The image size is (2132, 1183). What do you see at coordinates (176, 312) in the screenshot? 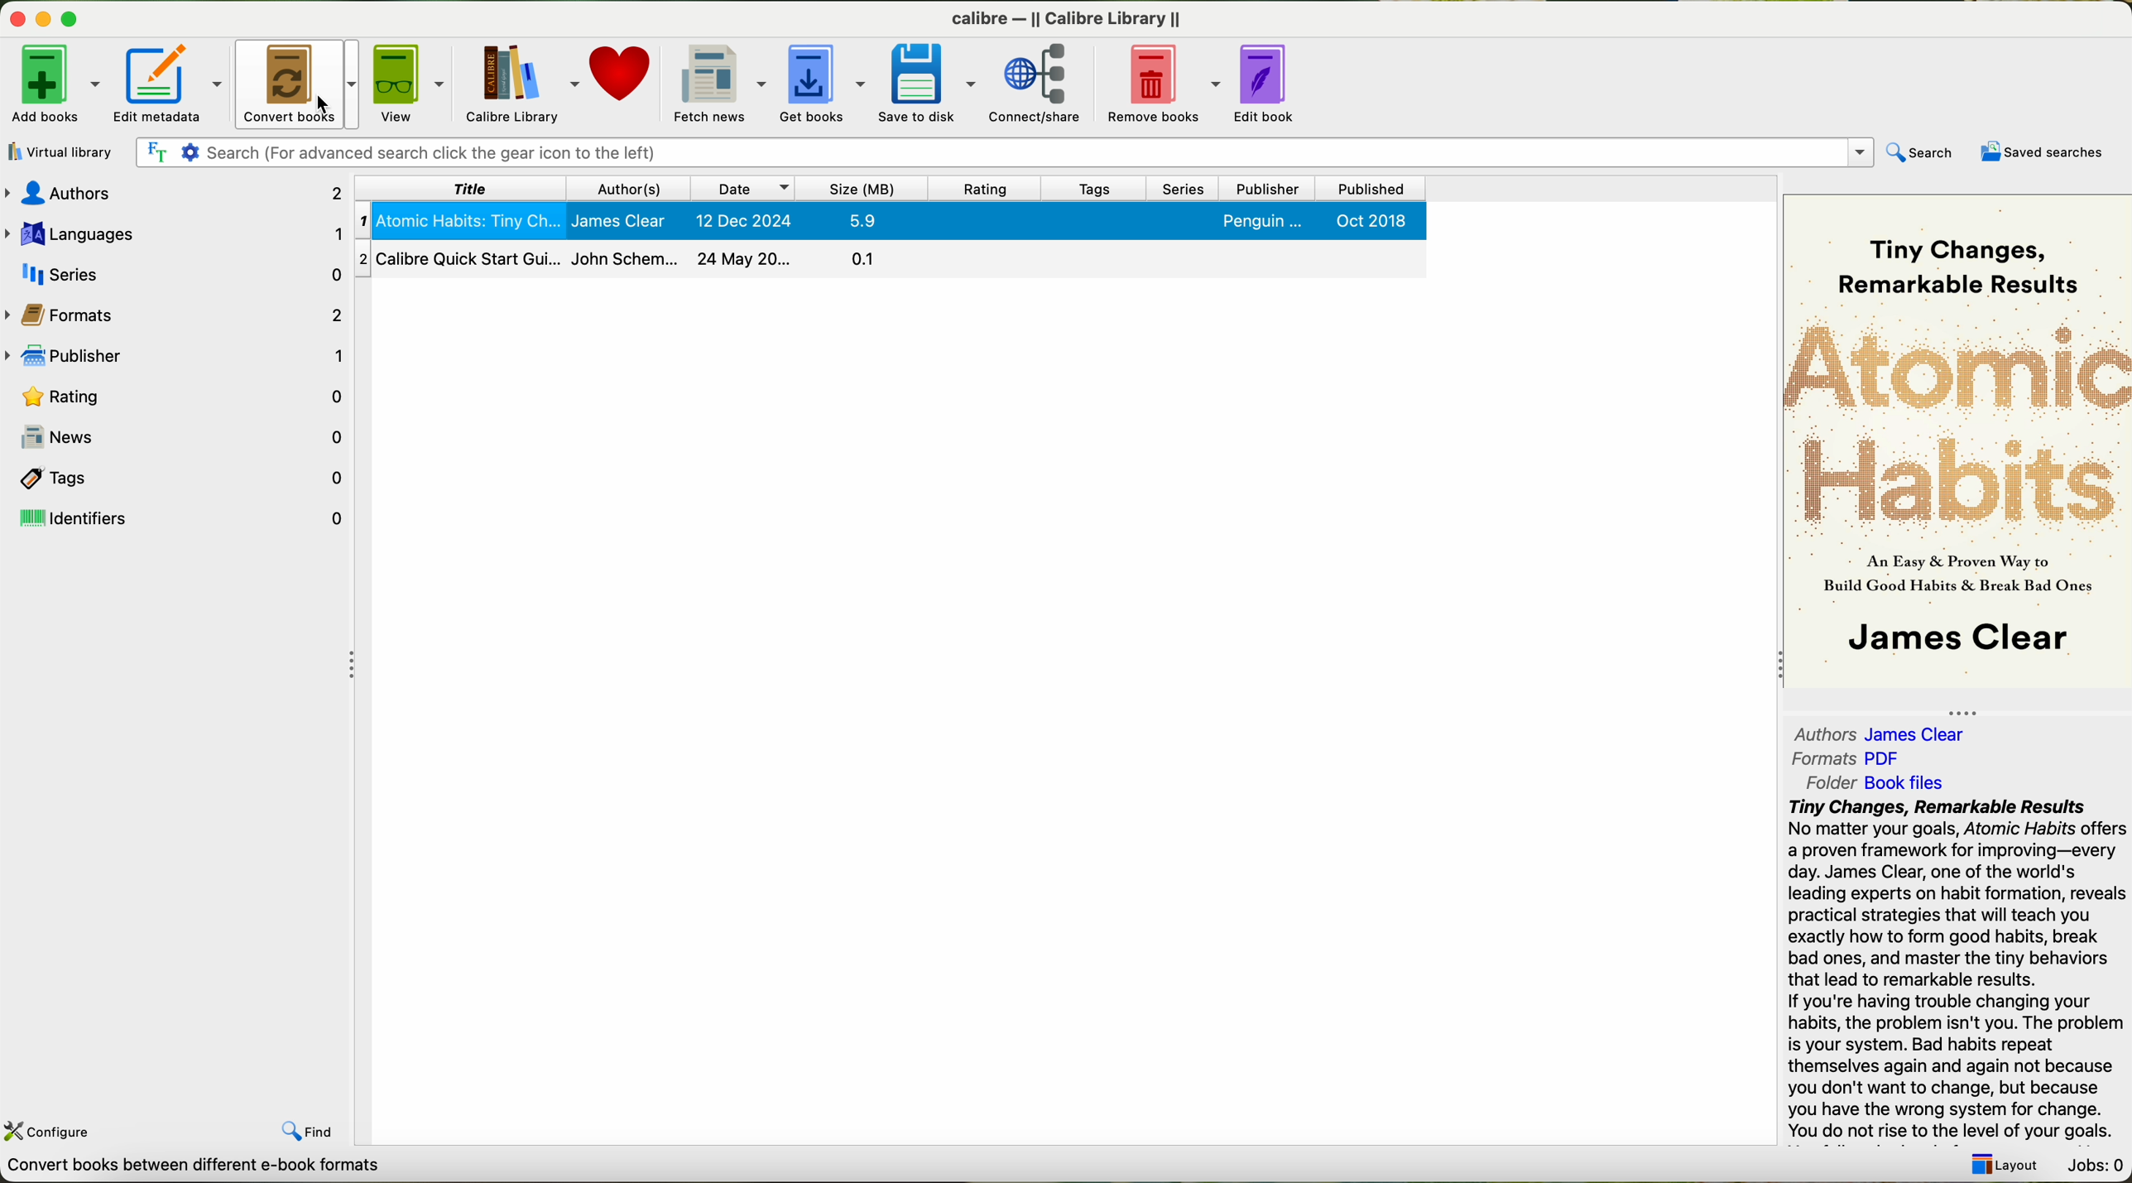
I see `formats` at bounding box center [176, 312].